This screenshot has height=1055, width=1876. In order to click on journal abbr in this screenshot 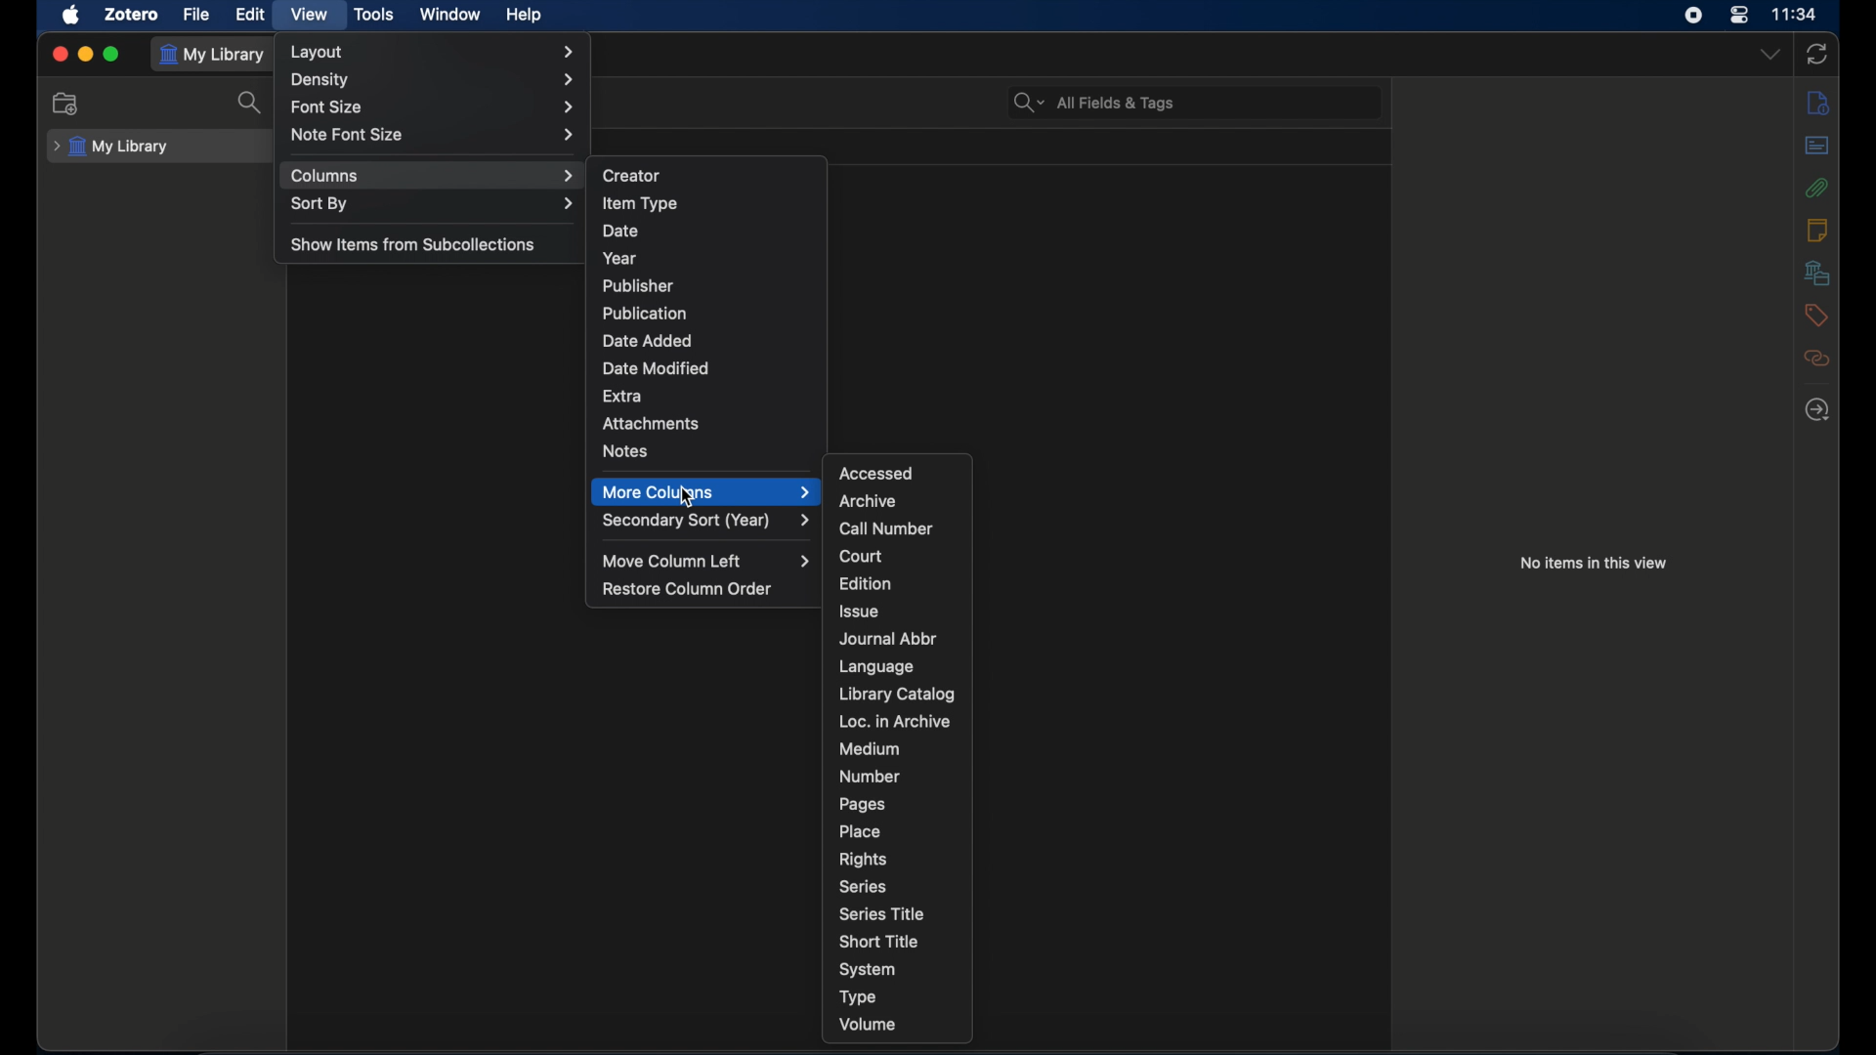, I will do `click(890, 639)`.